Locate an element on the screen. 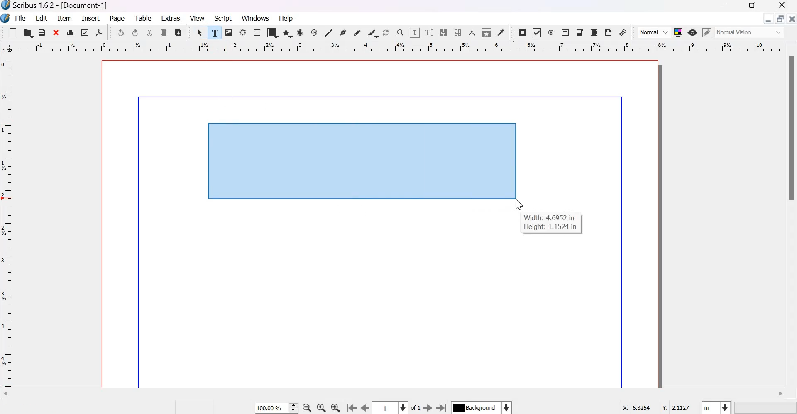 This screenshot has width=797, height=414. Table is located at coordinates (257, 32).